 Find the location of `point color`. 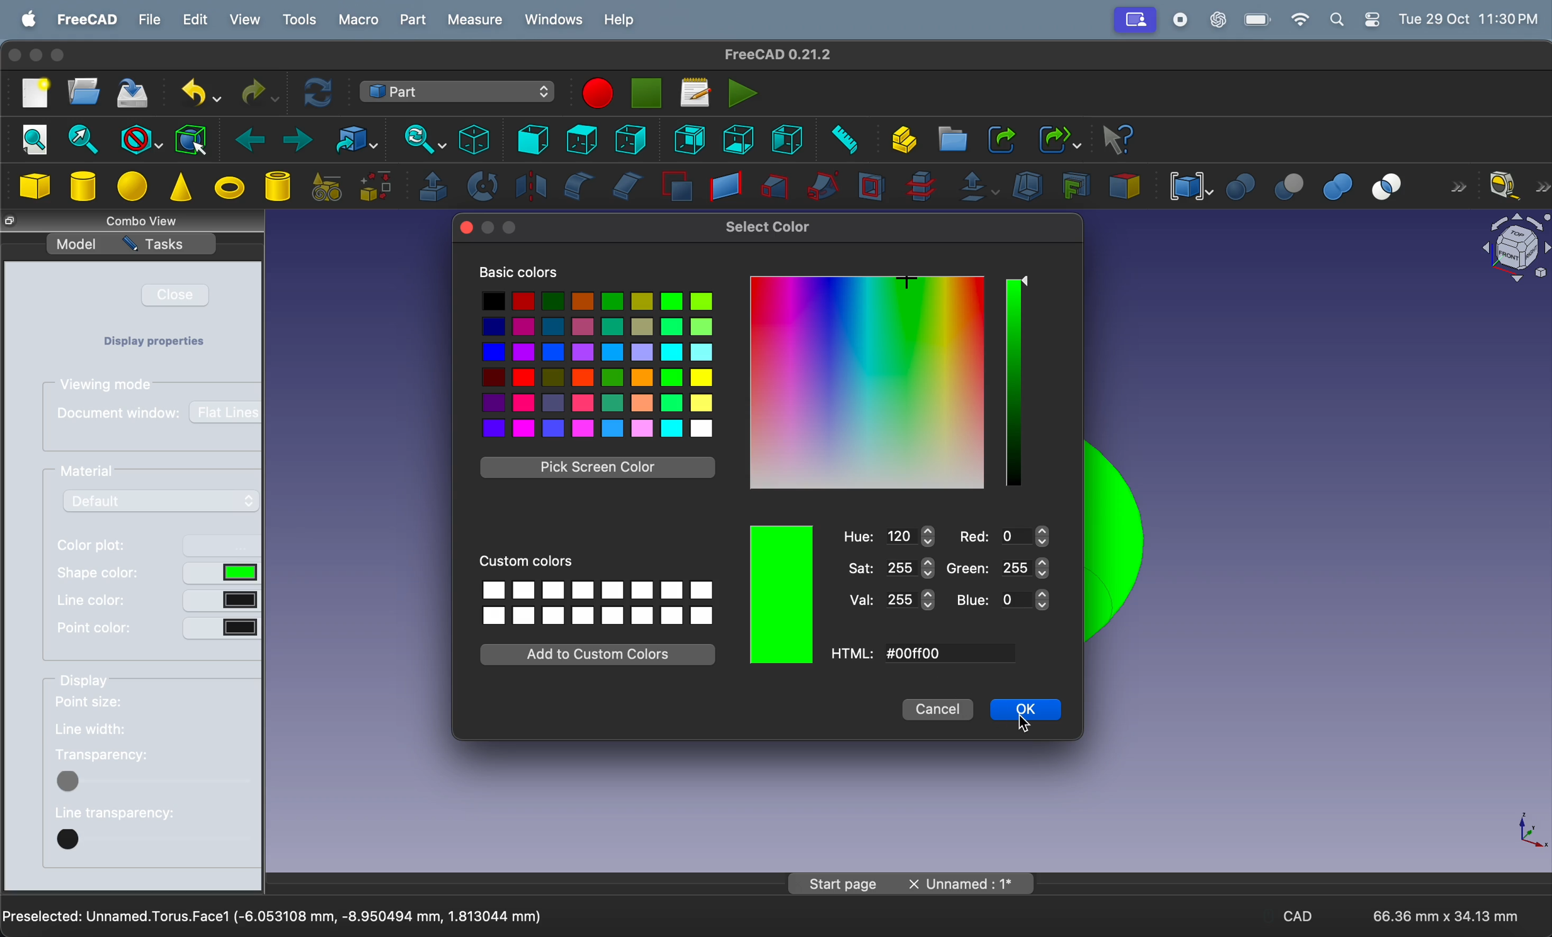

point color is located at coordinates (93, 628).